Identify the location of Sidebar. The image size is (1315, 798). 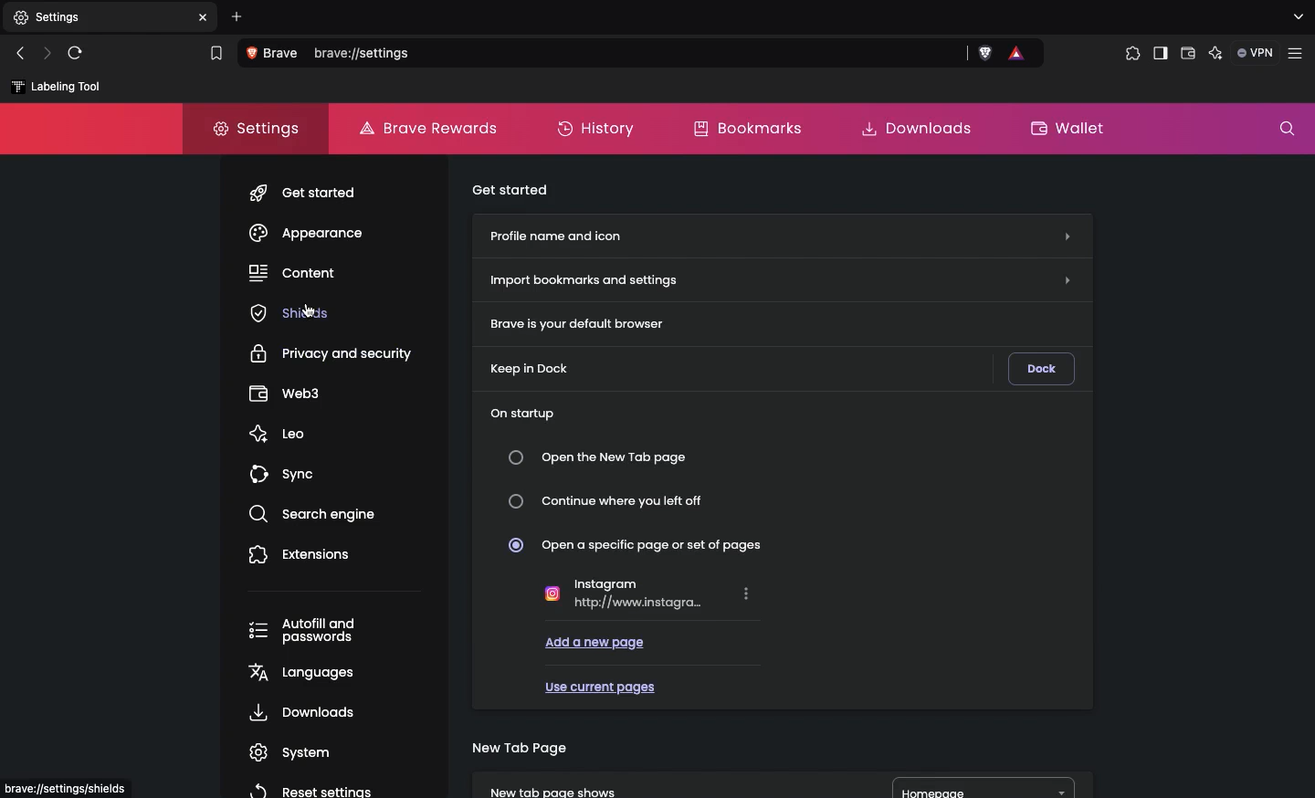
(1159, 55).